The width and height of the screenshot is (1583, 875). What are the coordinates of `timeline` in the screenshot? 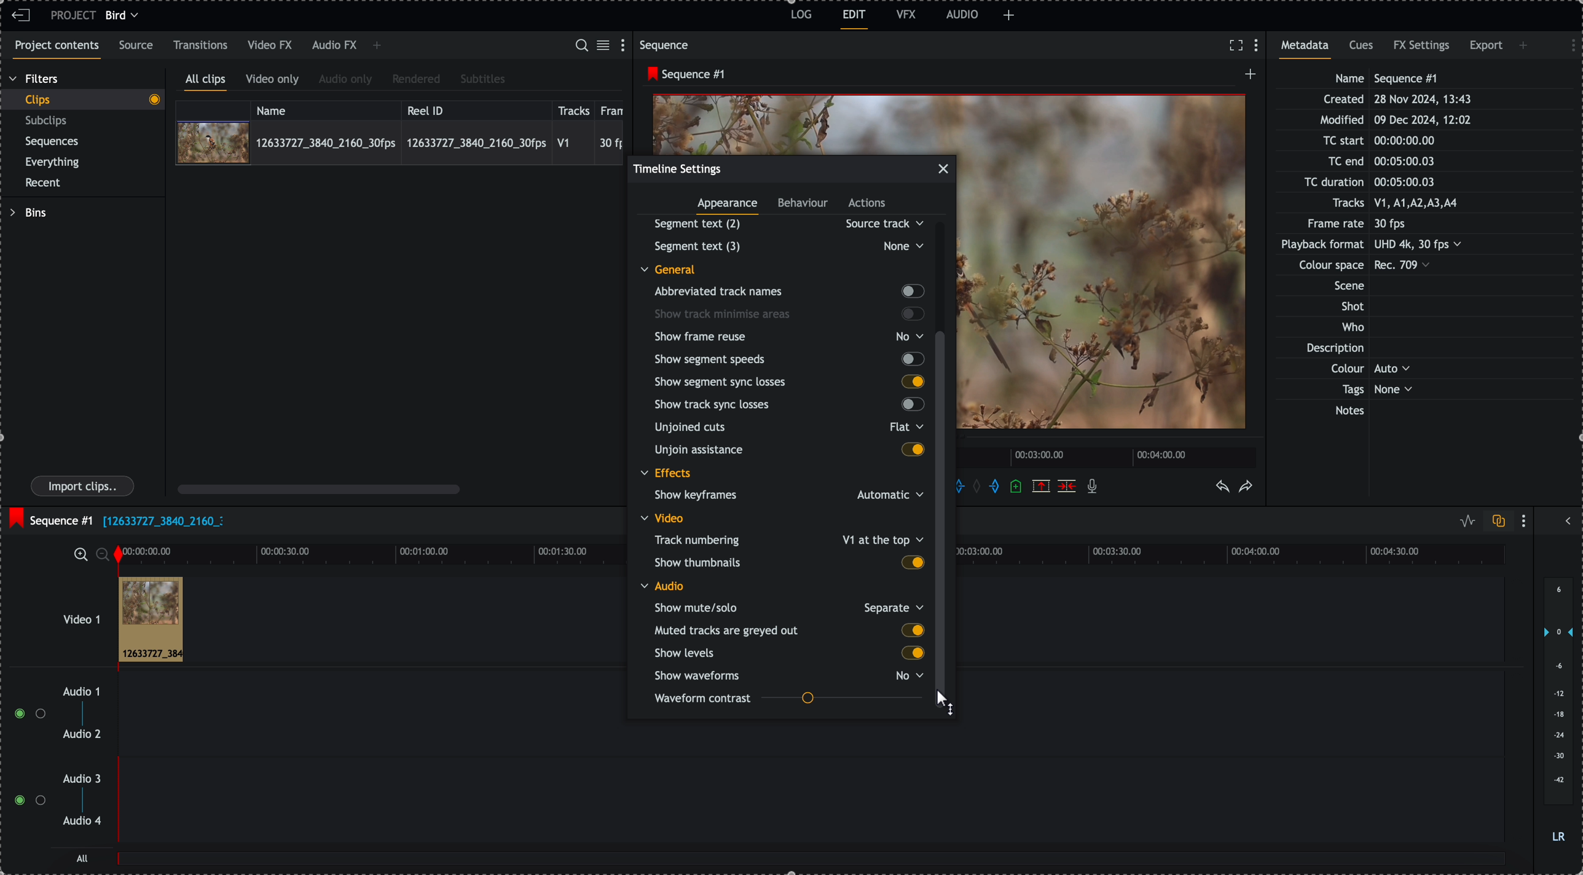 It's located at (1109, 456).